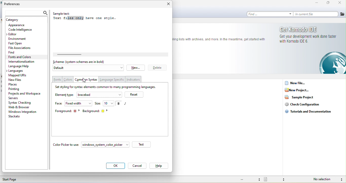 Image resolution: width=346 pixels, height=183 pixels. What do you see at coordinates (57, 79) in the screenshot?
I see `fonts` at bounding box center [57, 79].